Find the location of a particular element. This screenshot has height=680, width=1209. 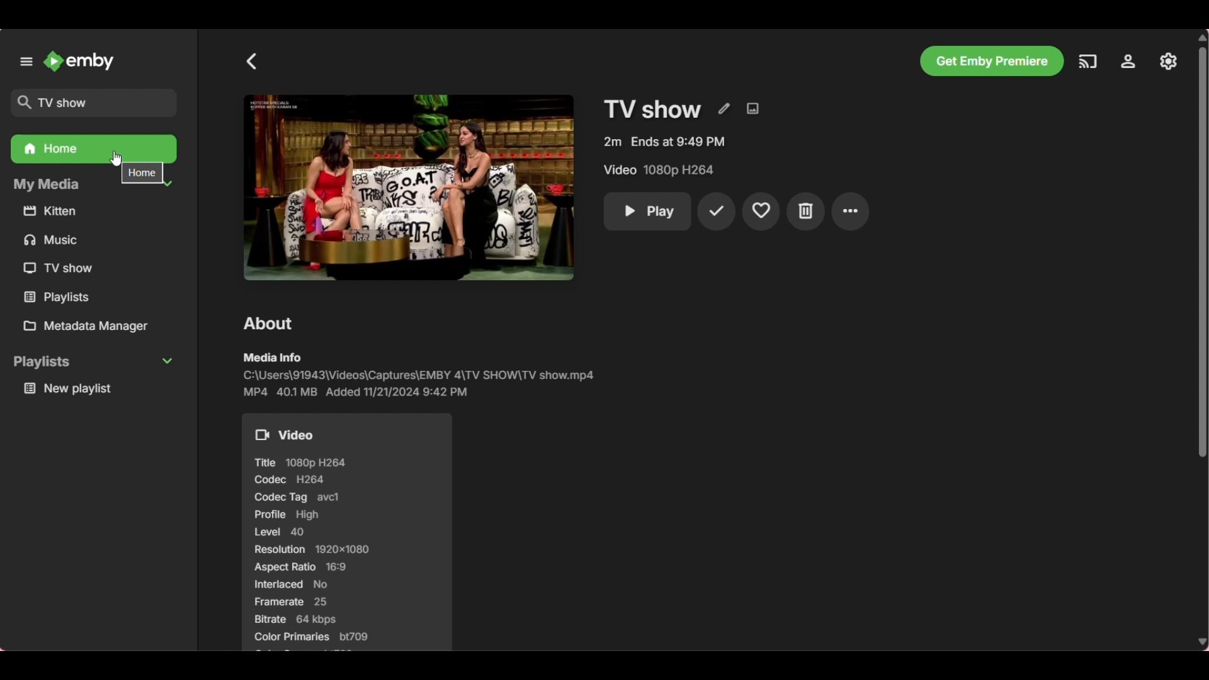

Vertical slide bar is located at coordinates (1203, 341).